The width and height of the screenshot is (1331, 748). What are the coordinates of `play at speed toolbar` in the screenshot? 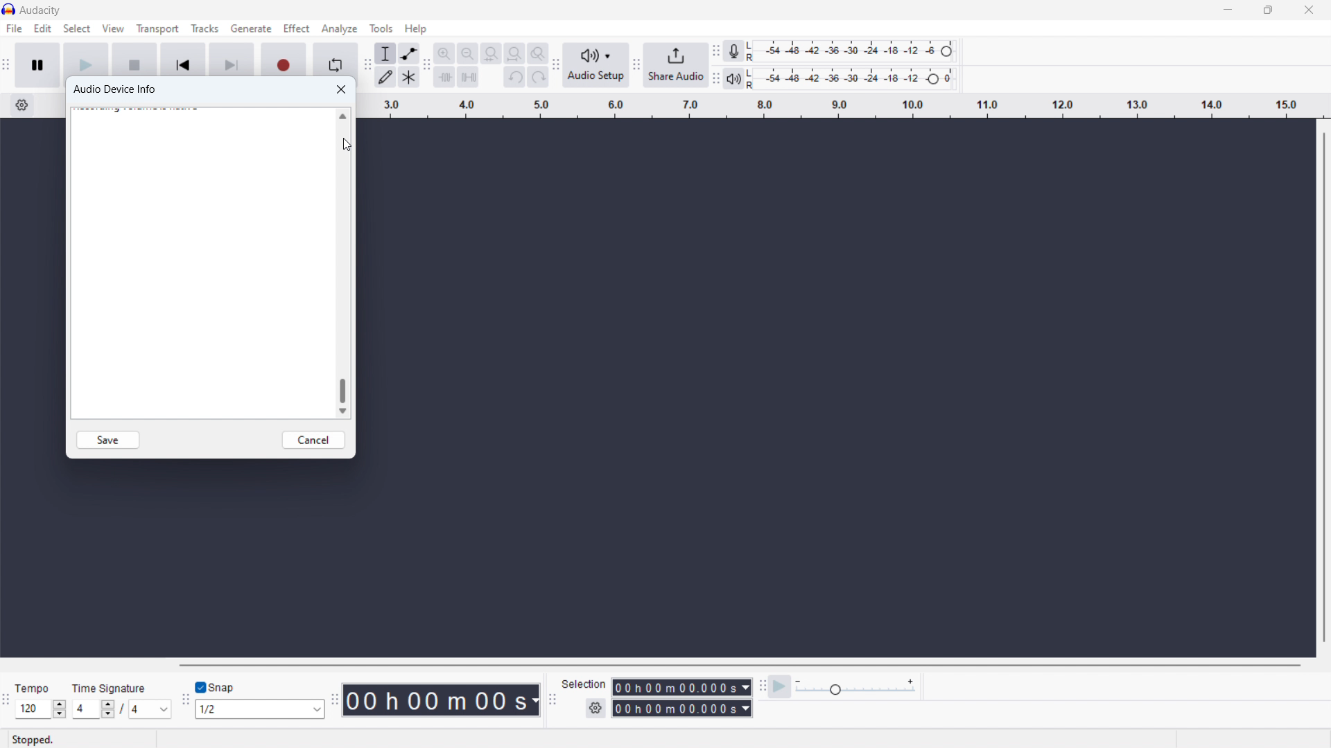 It's located at (760, 686).